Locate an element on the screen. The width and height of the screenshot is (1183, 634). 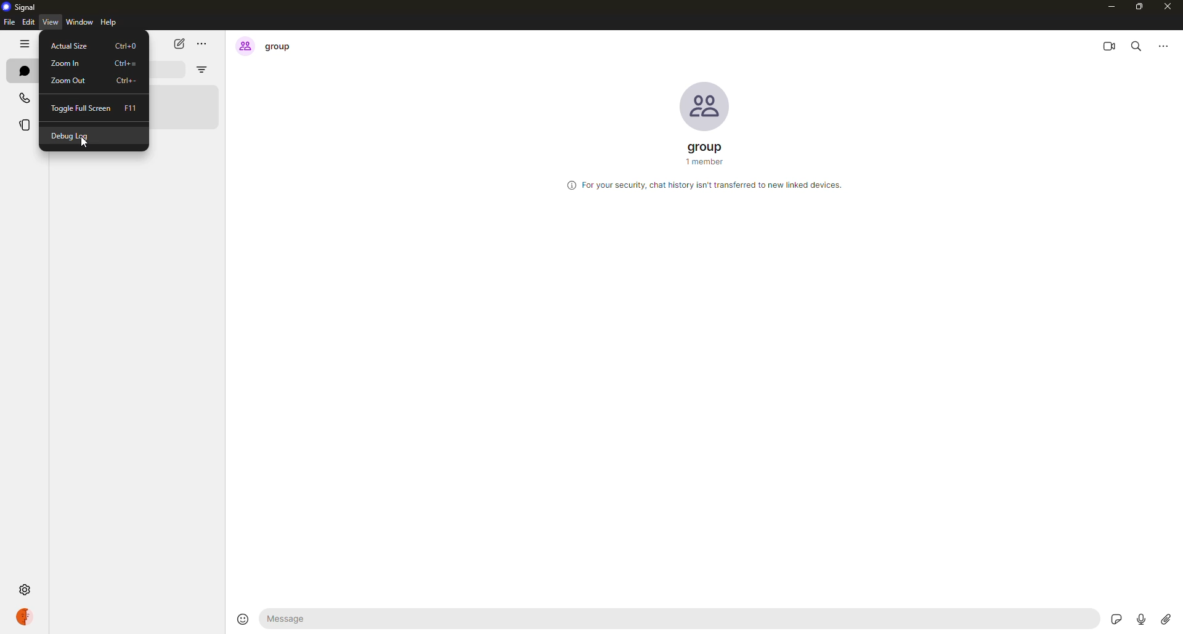
zoom in is located at coordinates (64, 63).